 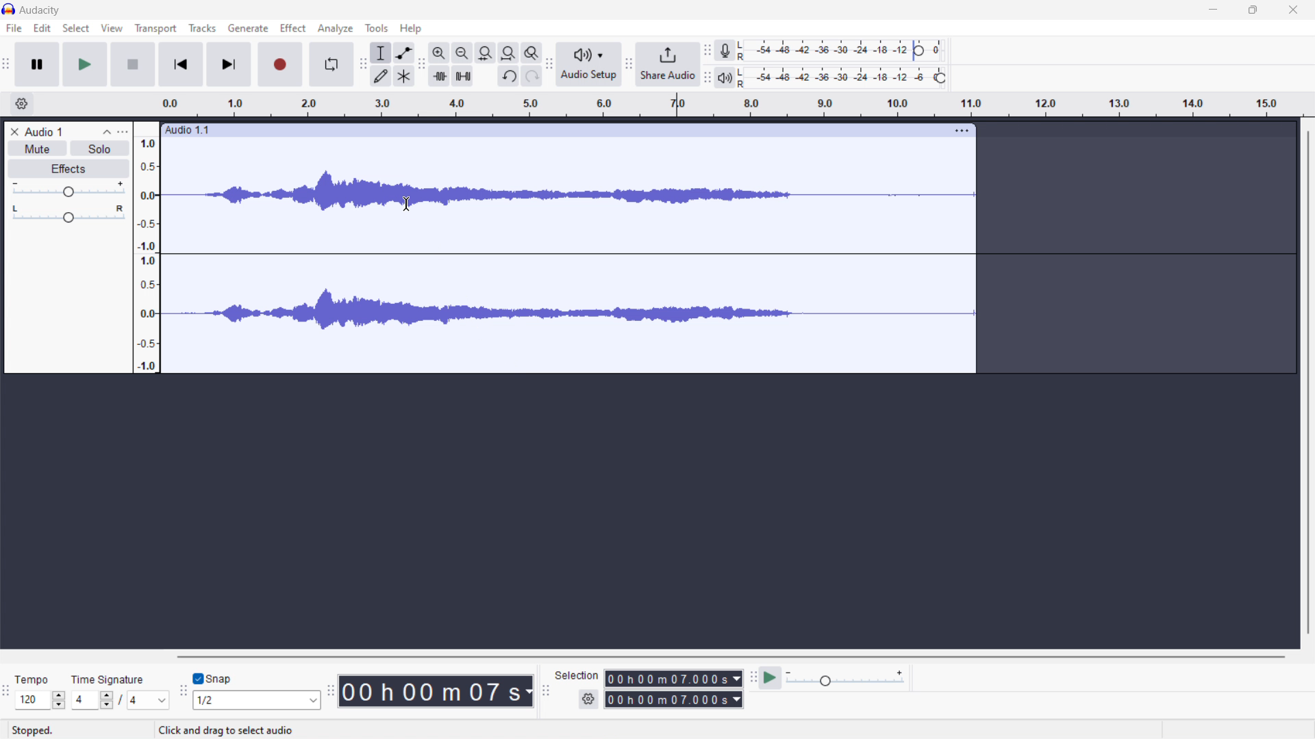 What do you see at coordinates (336, 28) in the screenshot?
I see `analyze` at bounding box center [336, 28].